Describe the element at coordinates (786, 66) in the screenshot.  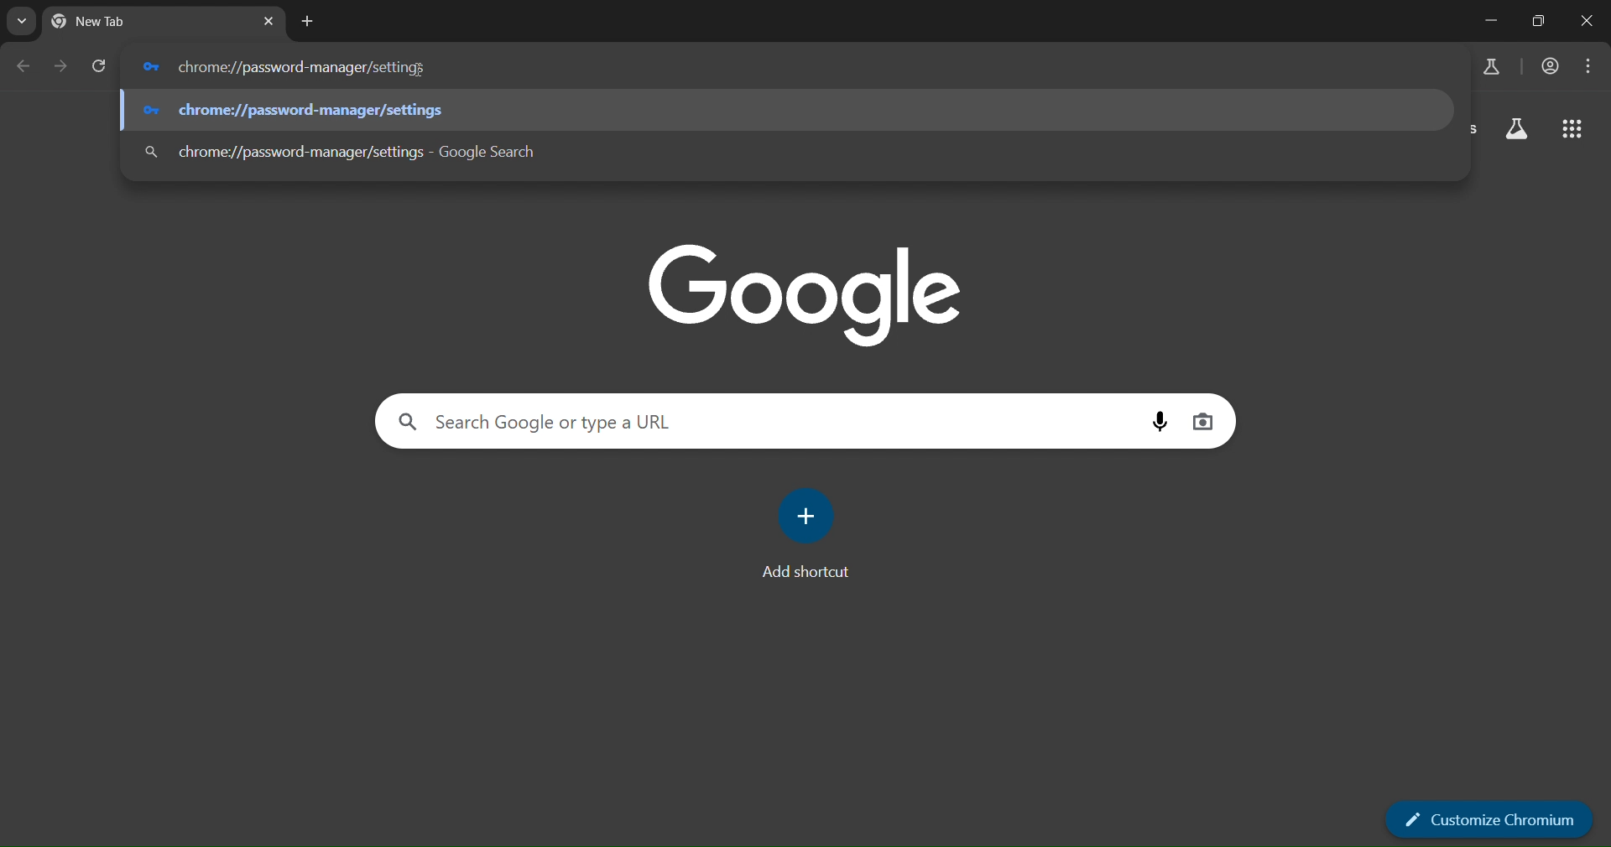
I see `chrome://password-manager/settings` at that location.